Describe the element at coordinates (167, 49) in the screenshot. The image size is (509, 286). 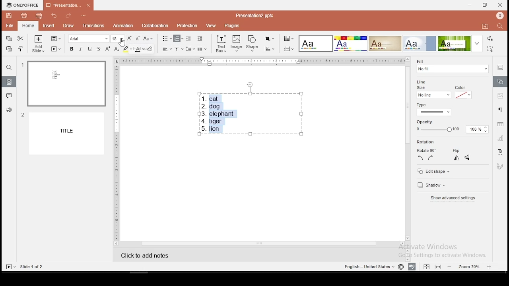
I see `horizontal align` at that location.